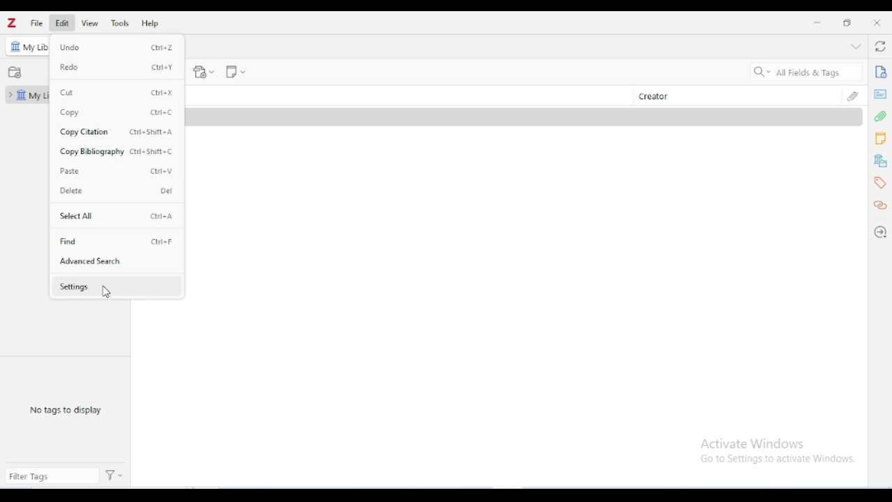 This screenshot has width=892, height=502. I want to click on advanced search, so click(91, 261).